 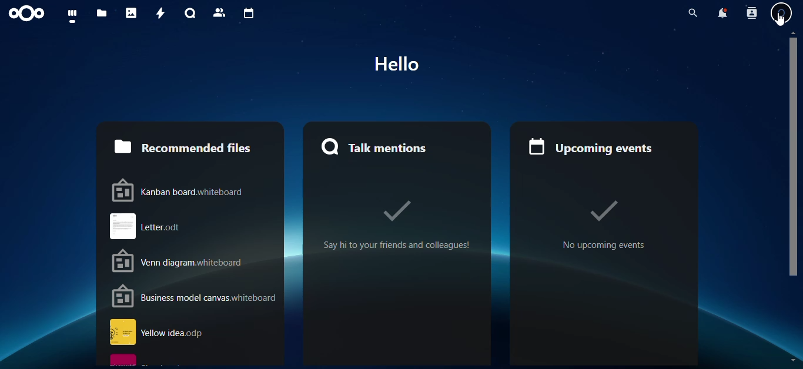 I want to click on Letter.odt, so click(x=195, y=226).